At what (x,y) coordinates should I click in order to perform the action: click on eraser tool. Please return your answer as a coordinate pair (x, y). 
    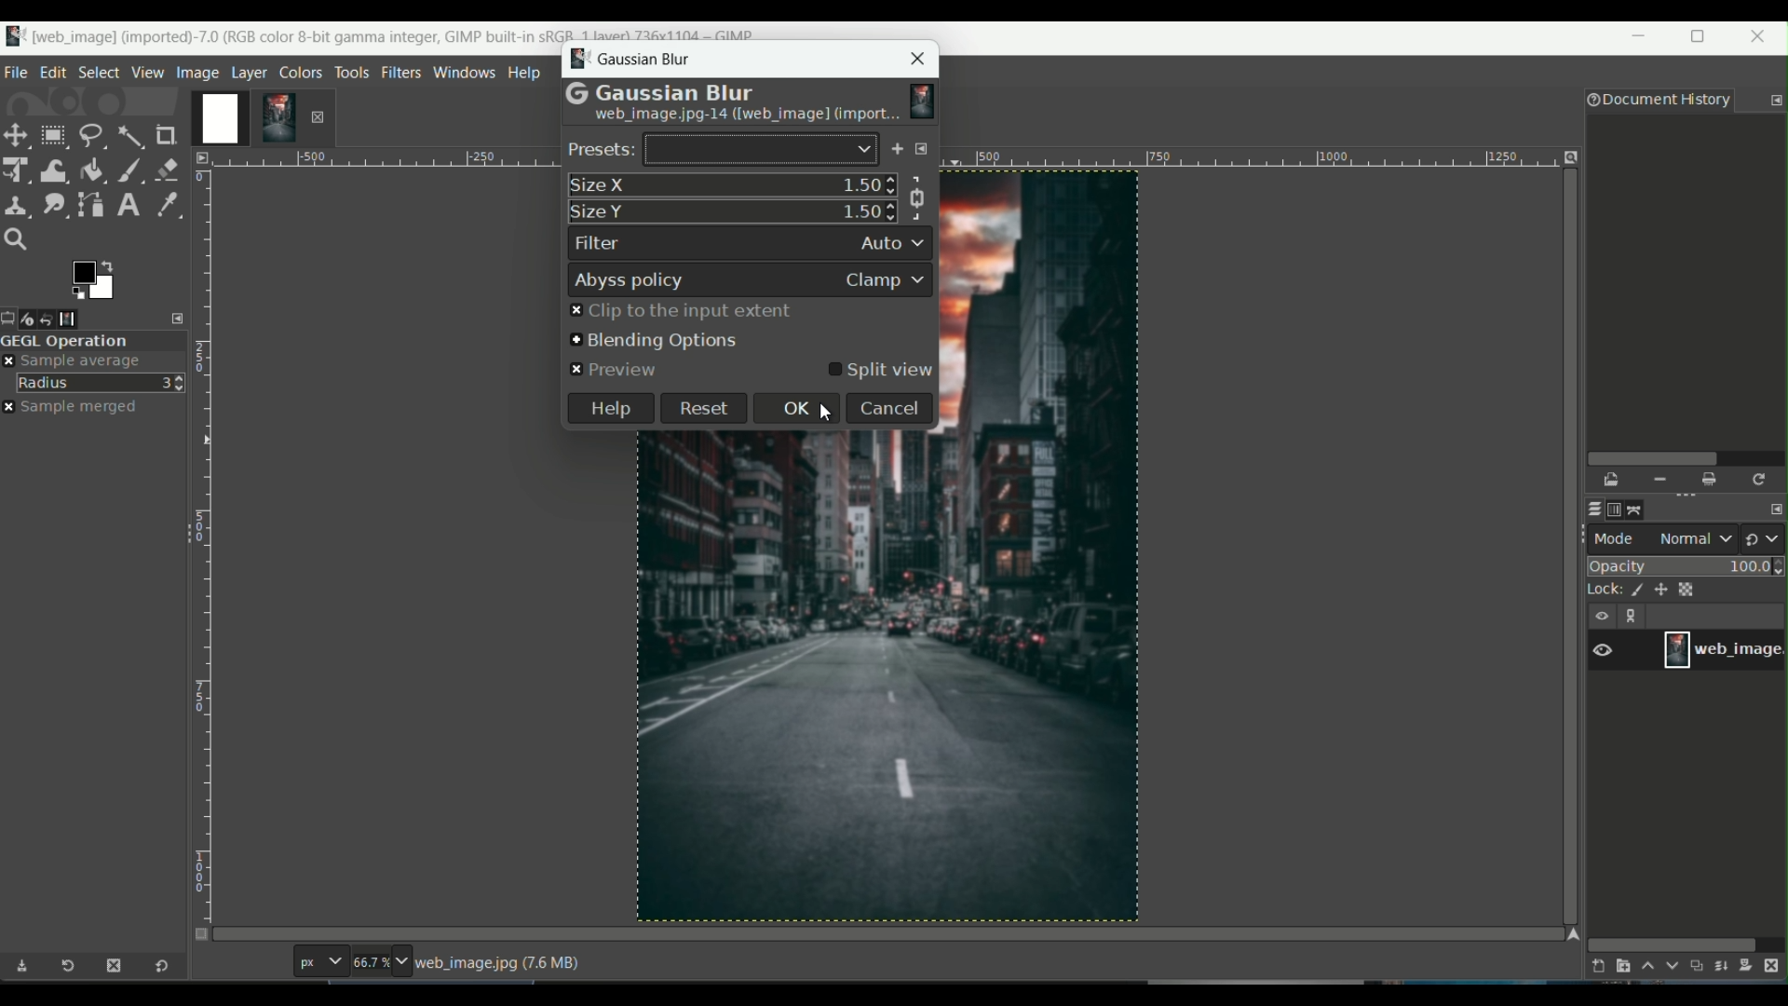
    Looking at the image, I should click on (169, 167).